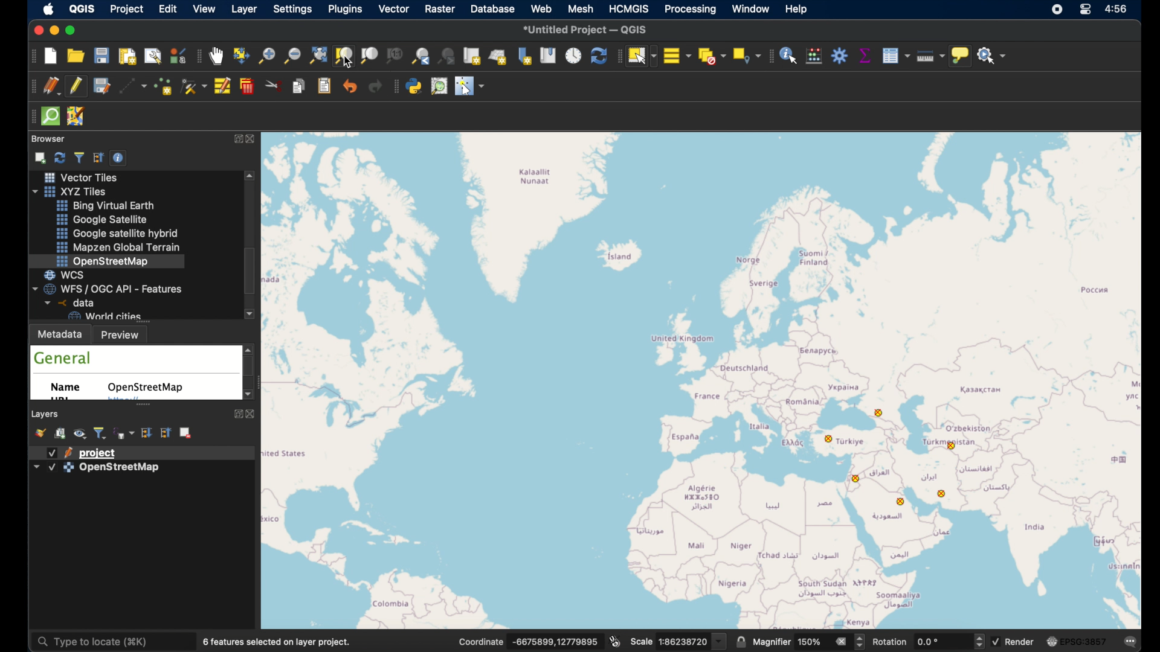 The image size is (1160, 652). I want to click on enable/disbale properties widget, so click(120, 157).